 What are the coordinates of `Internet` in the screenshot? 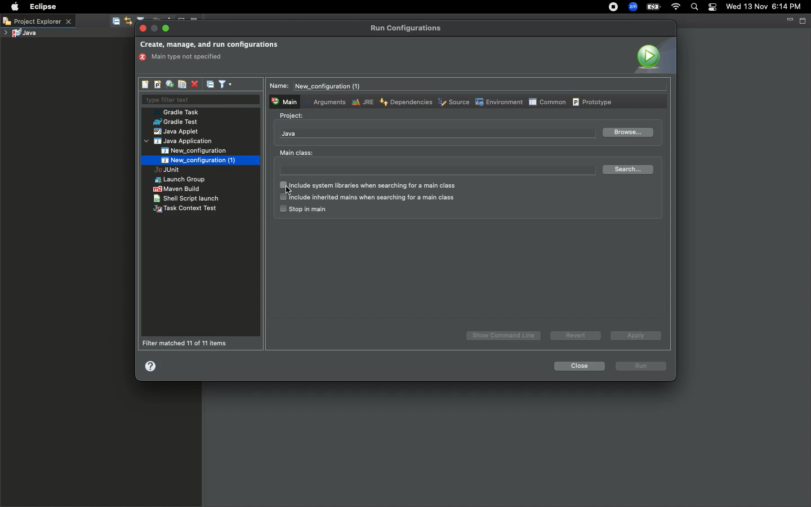 It's located at (675, 8).